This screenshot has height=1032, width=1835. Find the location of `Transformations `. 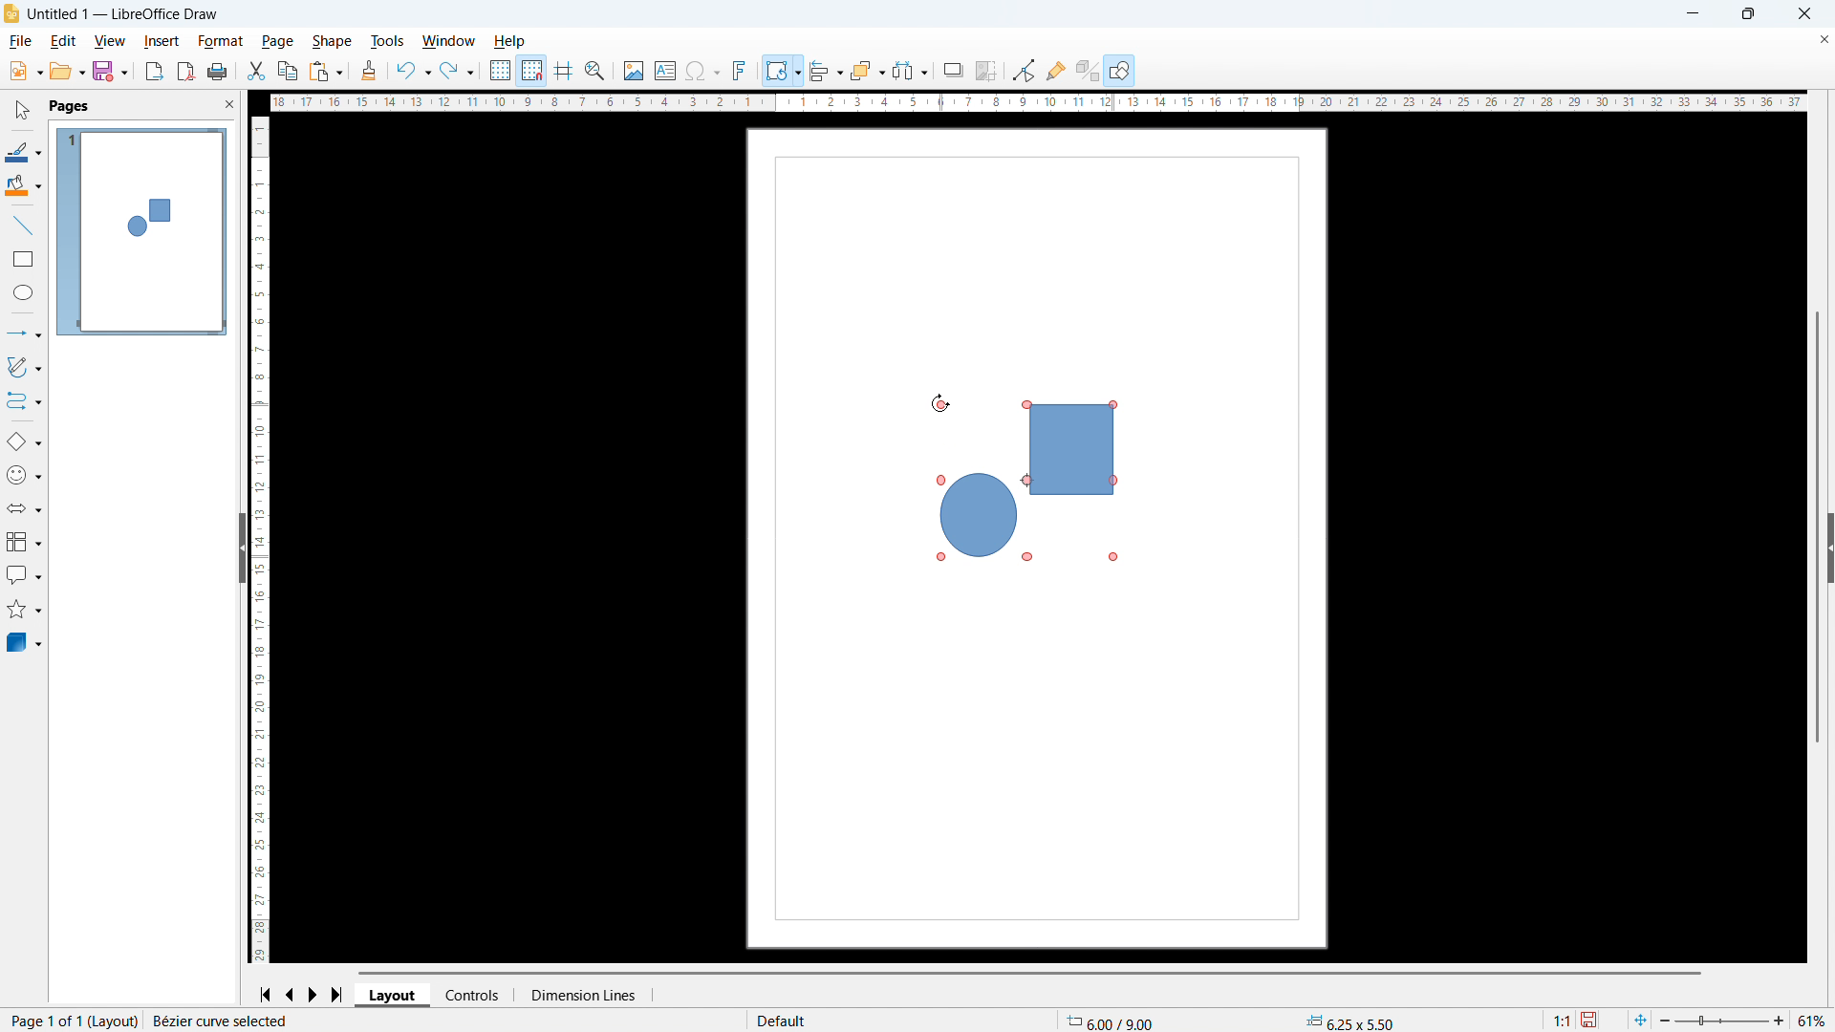

Transformations  is located at coordinates (783, 71).